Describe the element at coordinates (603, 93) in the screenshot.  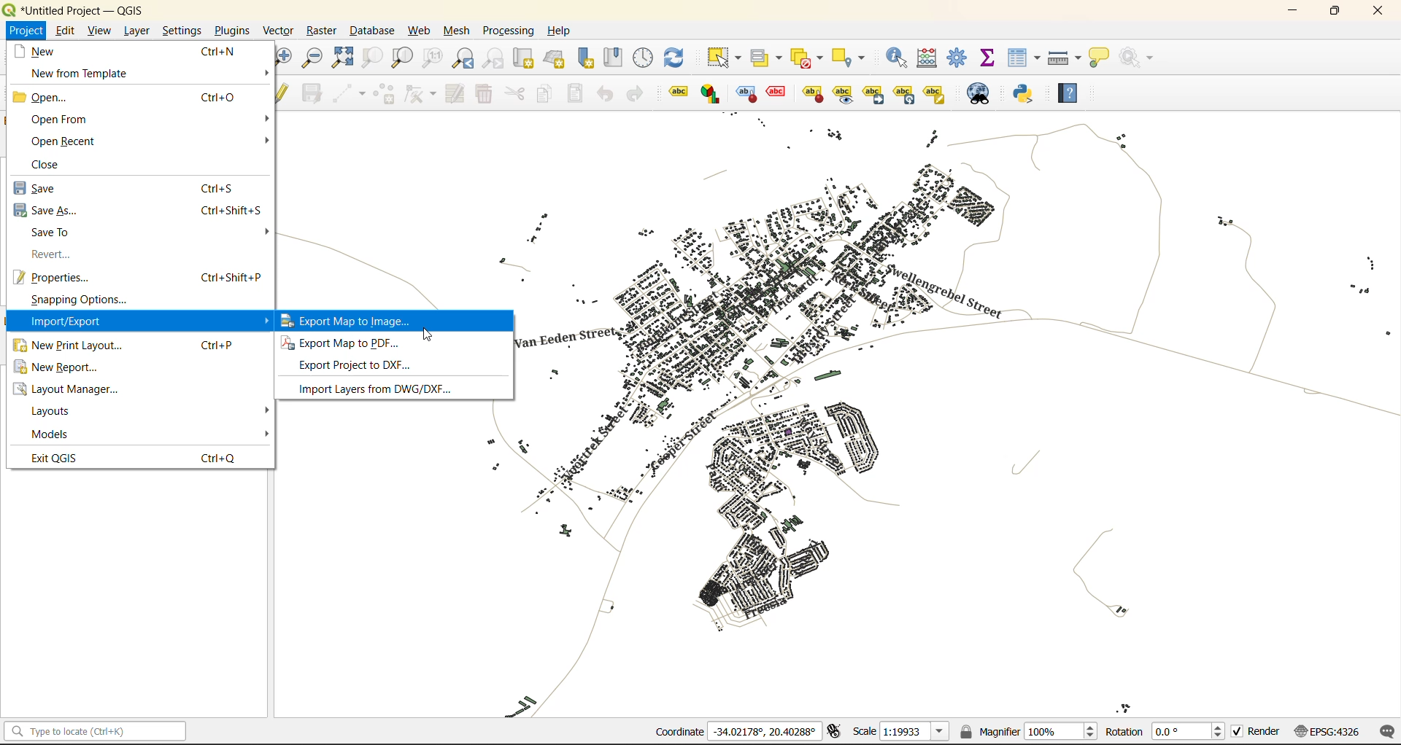
I see `undo` at that location.